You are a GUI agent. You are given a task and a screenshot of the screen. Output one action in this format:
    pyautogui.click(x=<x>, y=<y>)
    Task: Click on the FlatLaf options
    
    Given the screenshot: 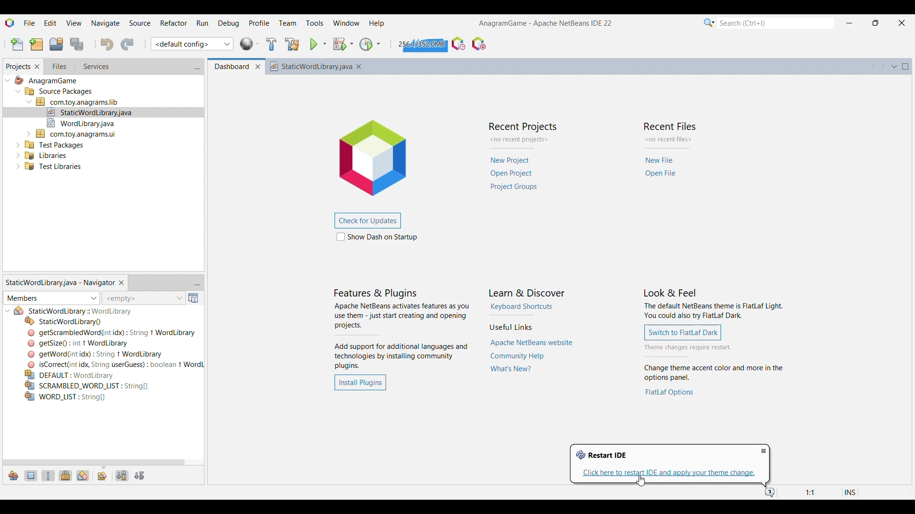 What is the action you would take?
    pyautogui.click(x=670, y=392)
    